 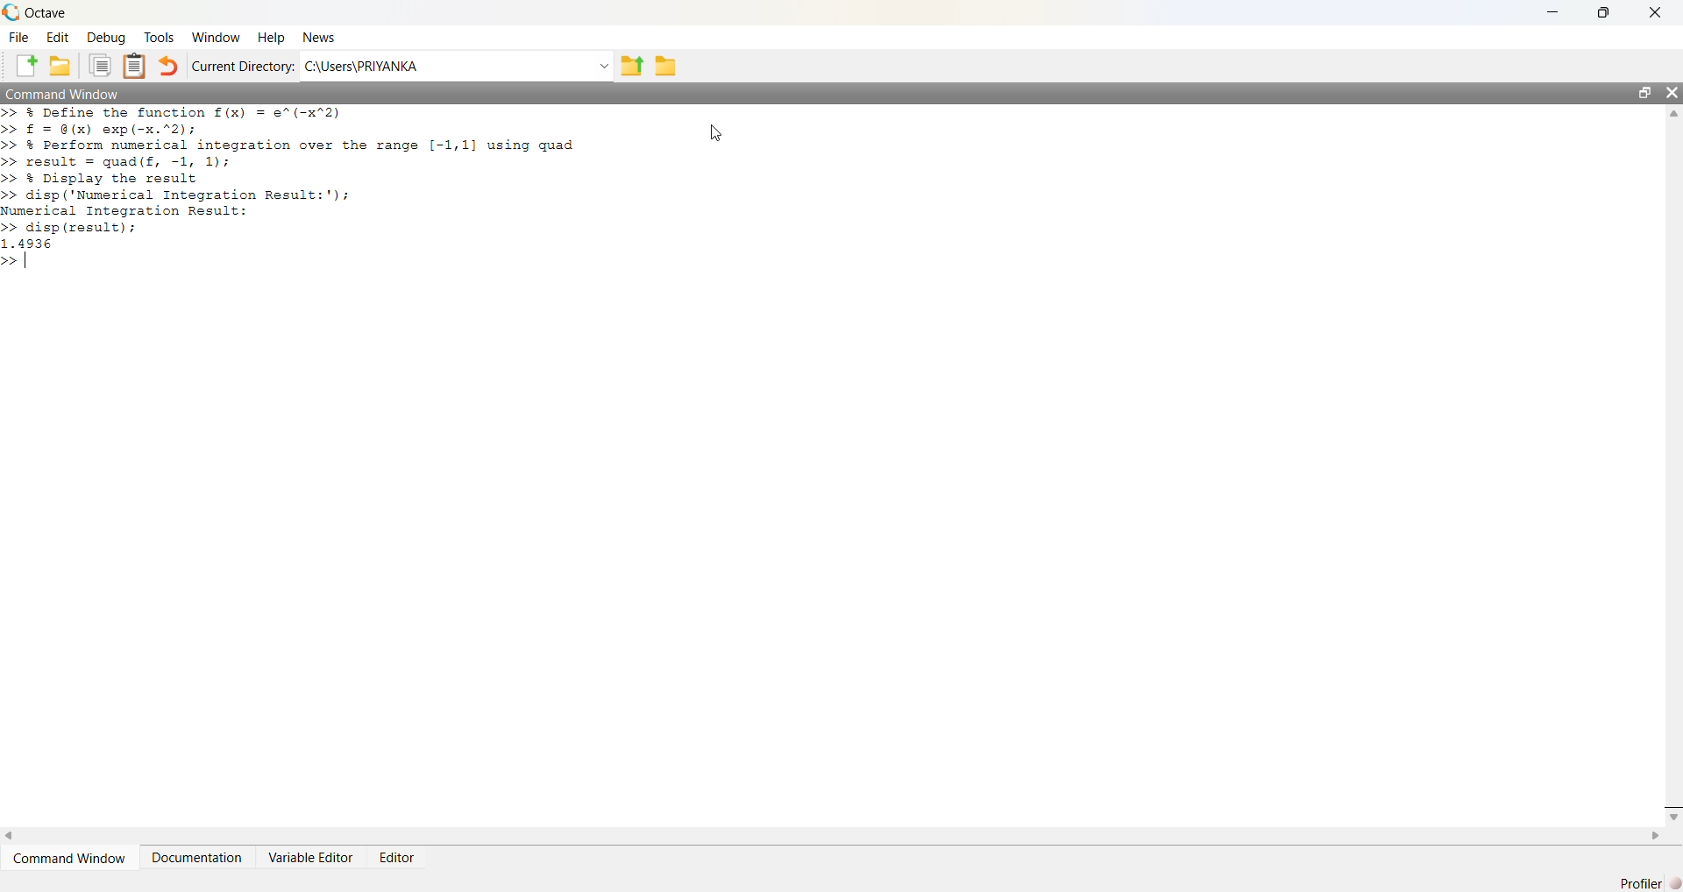 I want to click on Octave, so click(x=46, y=12).